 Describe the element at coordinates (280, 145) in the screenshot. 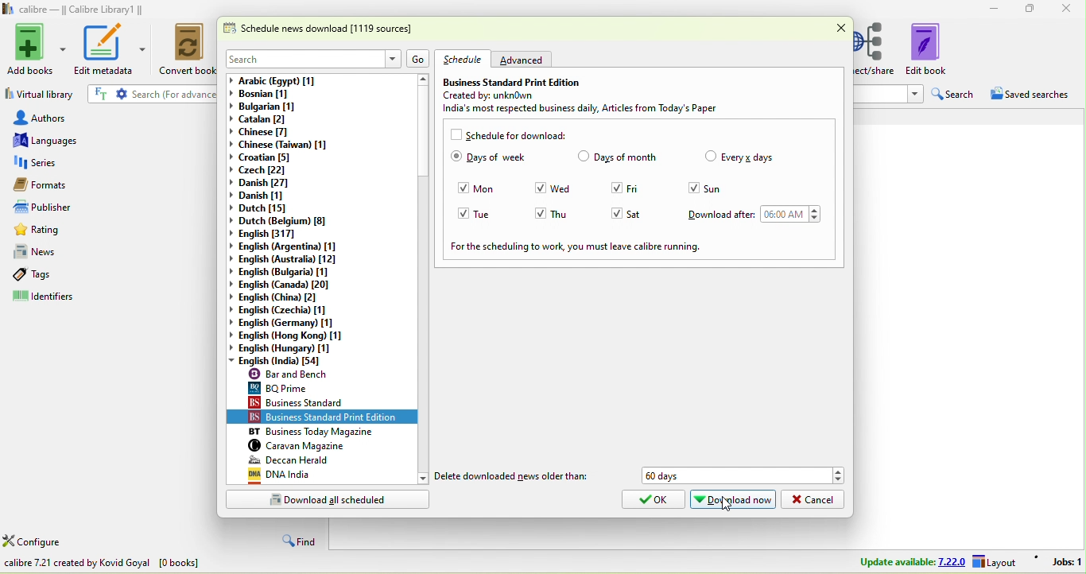

I see `chinese(taiwan)[1]` at that location.